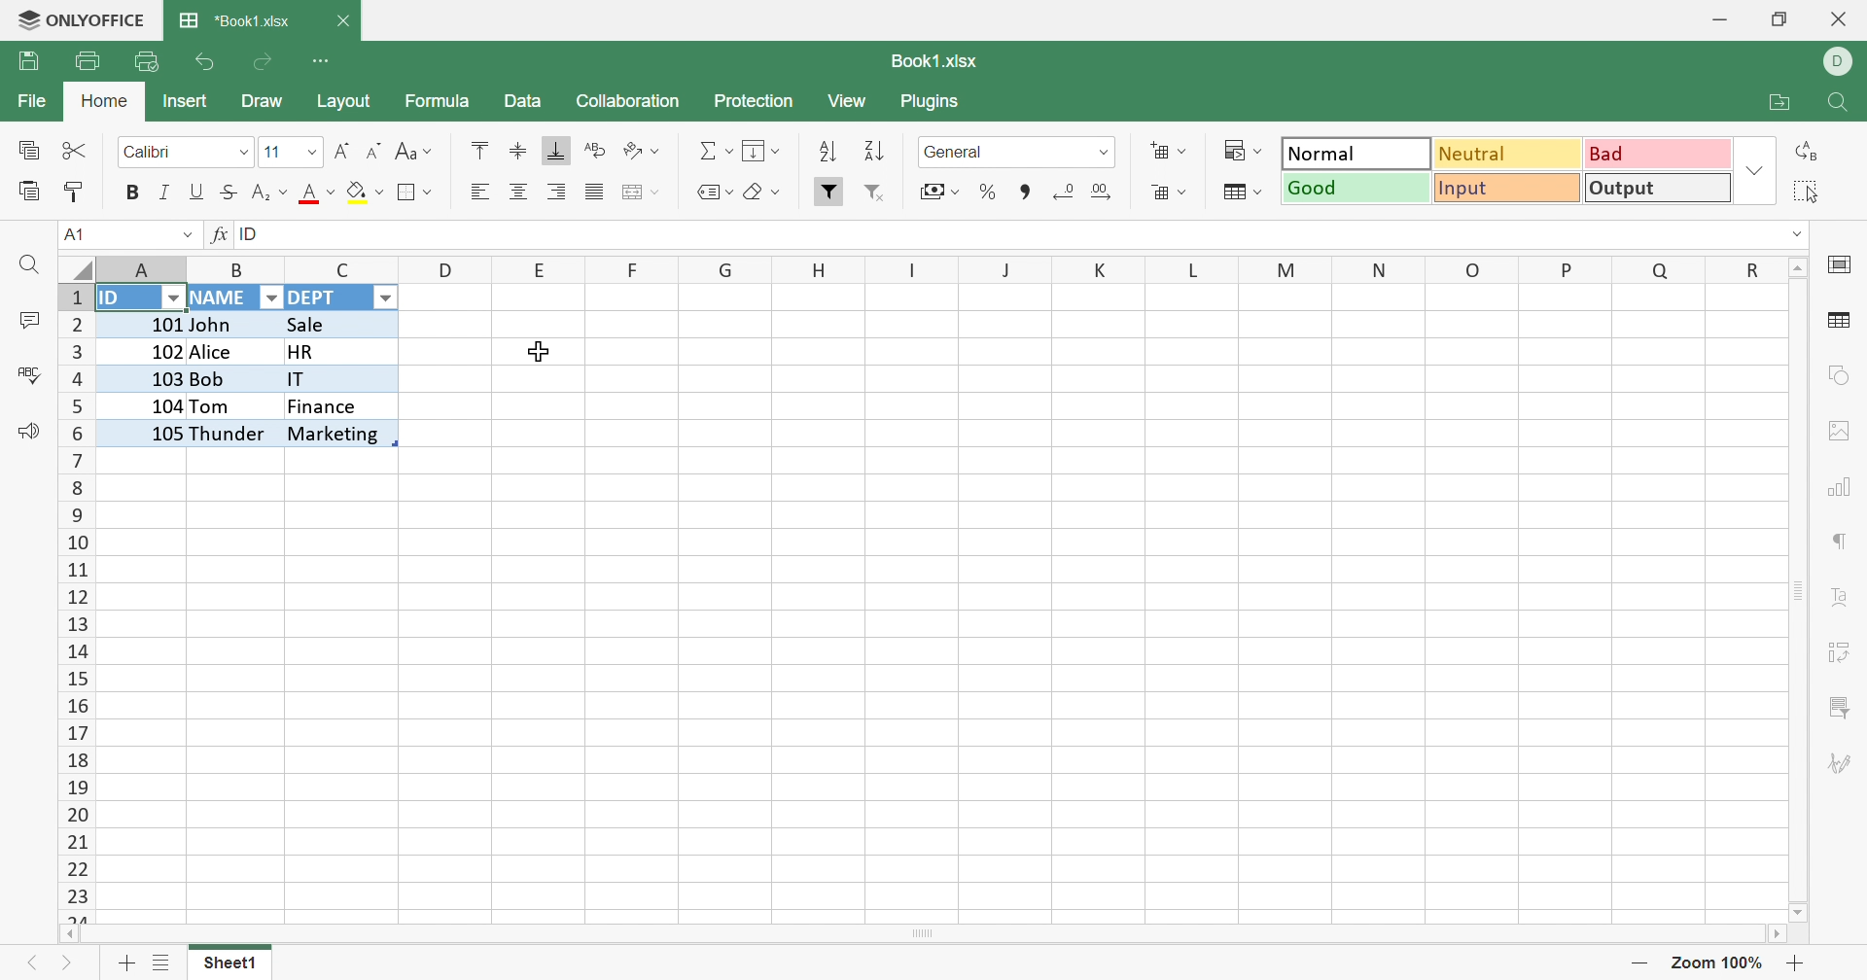 This screenshot has width=1867, height=980. I want to click on Scroll Left, so click(67, 934).